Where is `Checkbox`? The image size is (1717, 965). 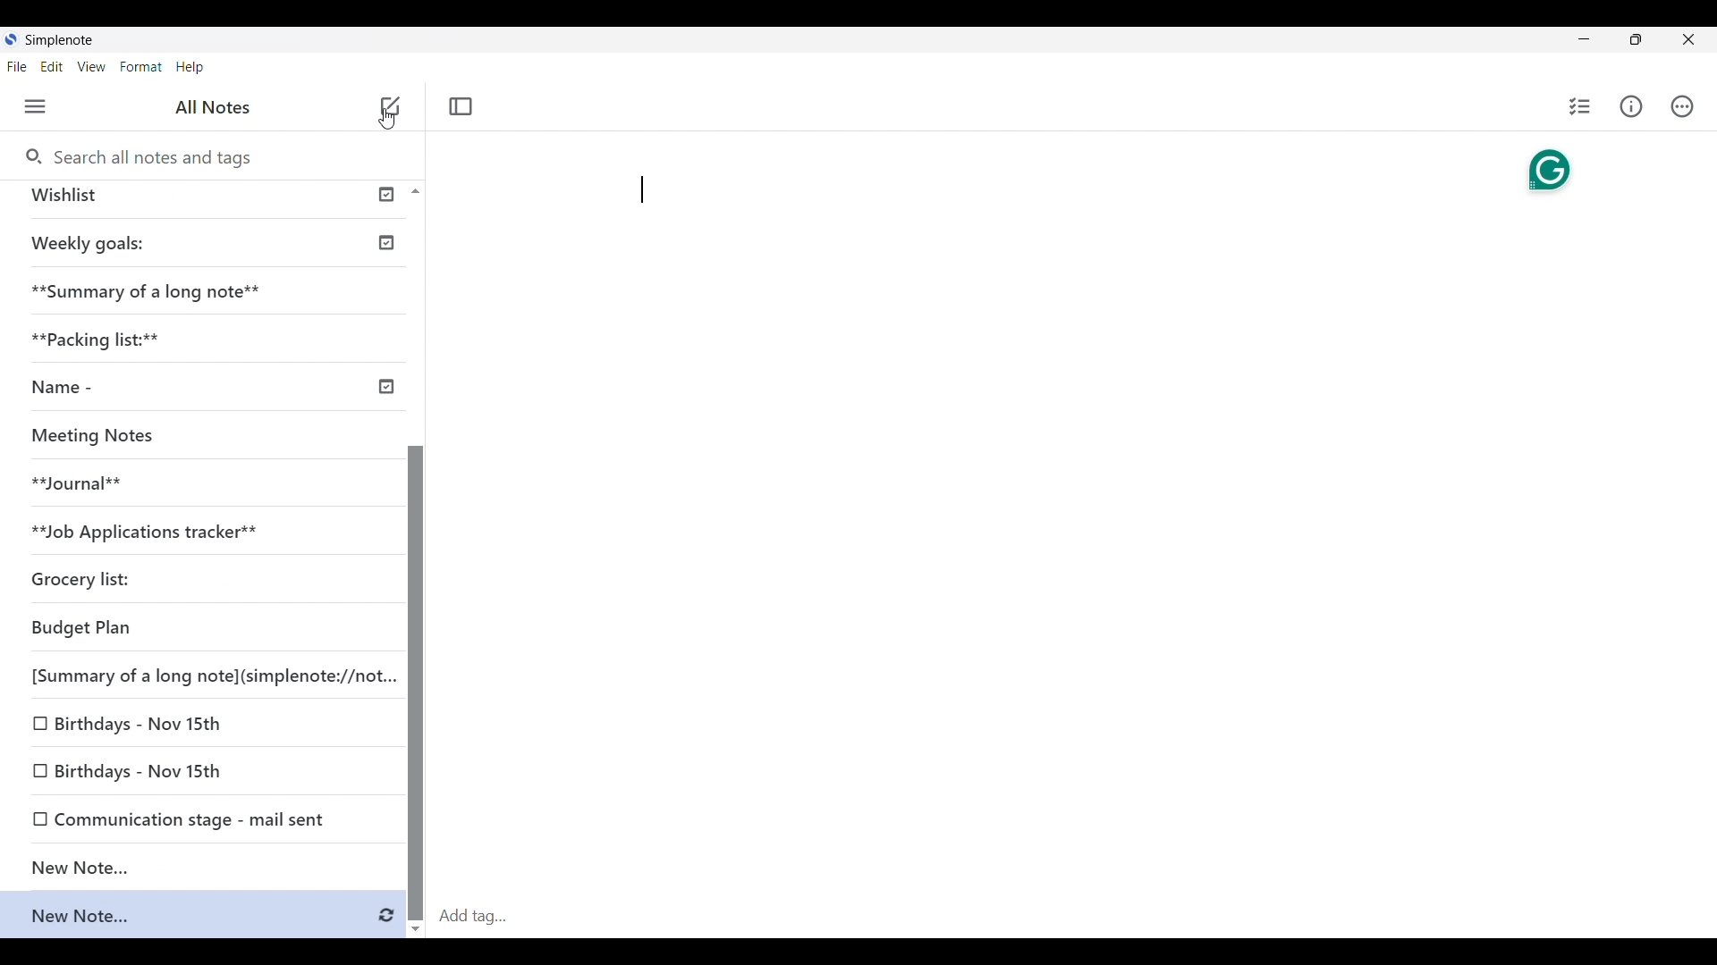 Checkbox is located at coordinates (36, 821).